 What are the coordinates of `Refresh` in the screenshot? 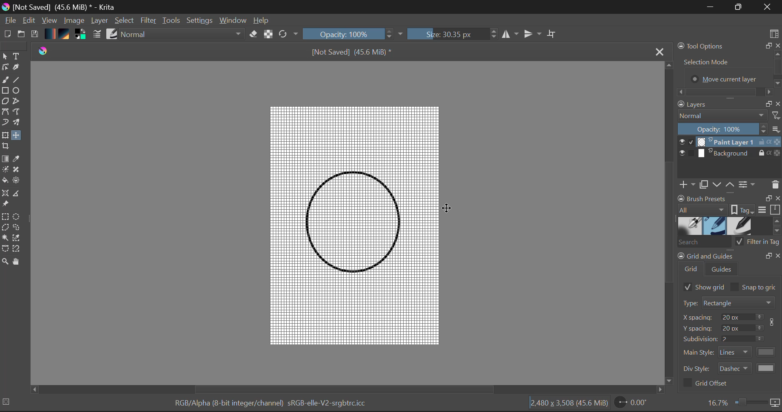 It's located at (288, 35).